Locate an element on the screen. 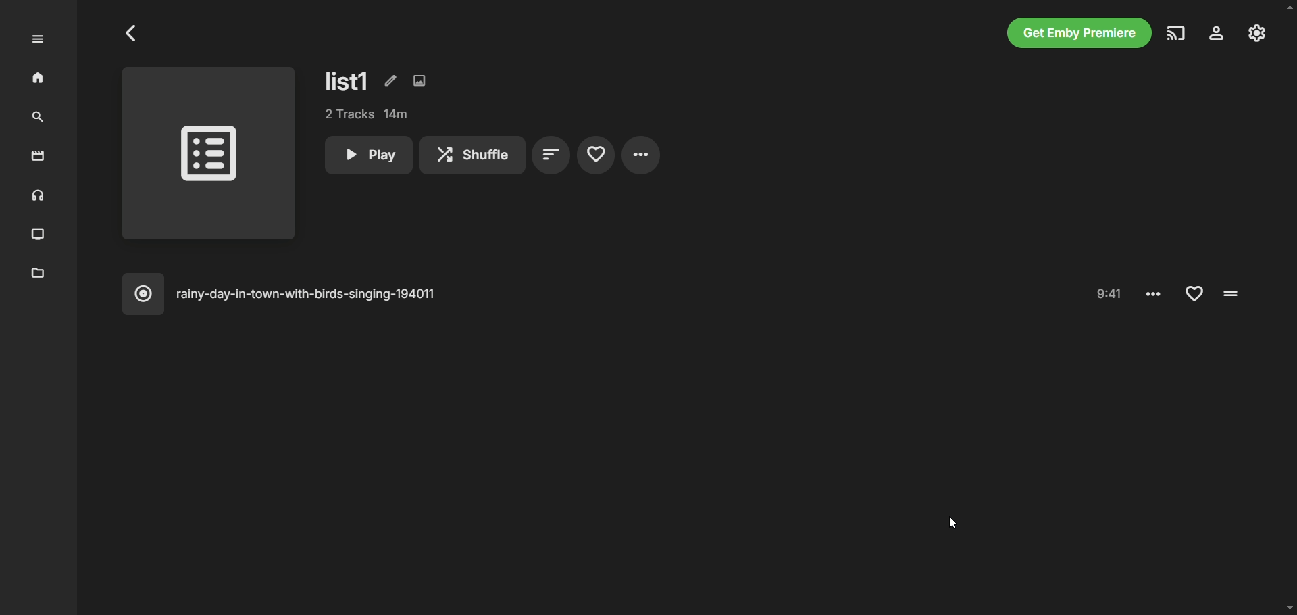  playlist is located at coordinates (209, 156).